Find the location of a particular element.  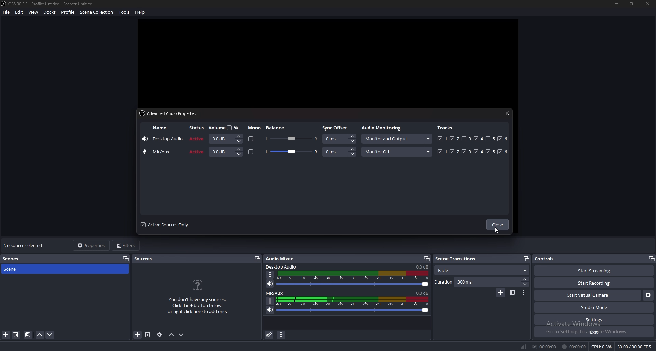

CPU: 0.3% is located at coordinates (602, 347).